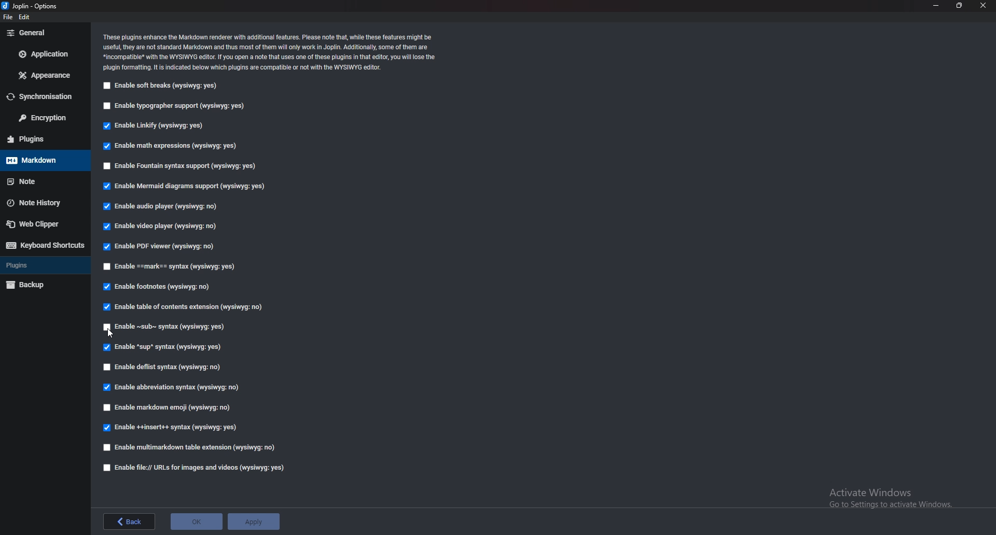 Image resolution: width=996 pixels, height=535 pixels. What do you see at coordinates (7, 18) in the screenshot?
I see `file` at bounding box center [7, 18].